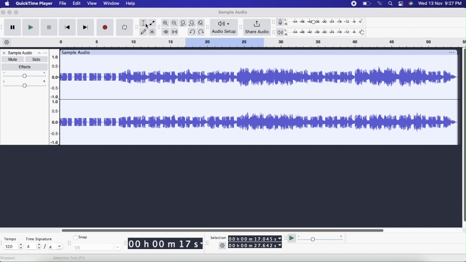  Describe the element at coordinates (26, 67) in the screenshot. I see `Effects` at that location.